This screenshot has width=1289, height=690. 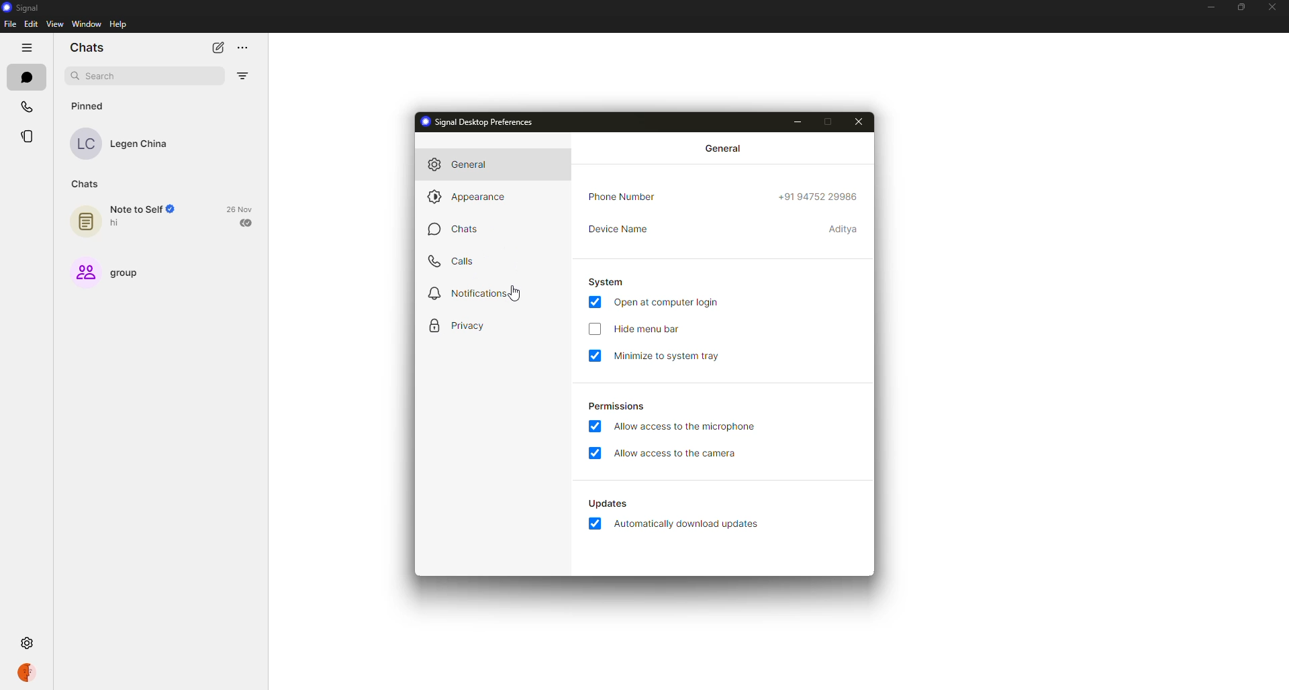 I want to click on notifications, so click(x=469, y=293).